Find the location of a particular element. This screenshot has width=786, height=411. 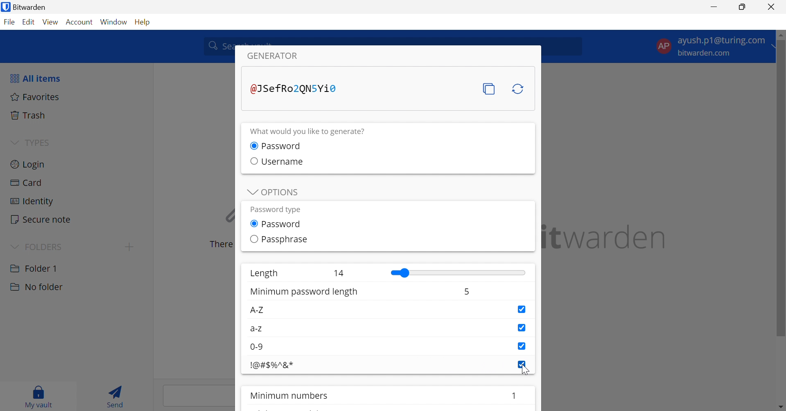

Trash is located at coordinates (30, 115).